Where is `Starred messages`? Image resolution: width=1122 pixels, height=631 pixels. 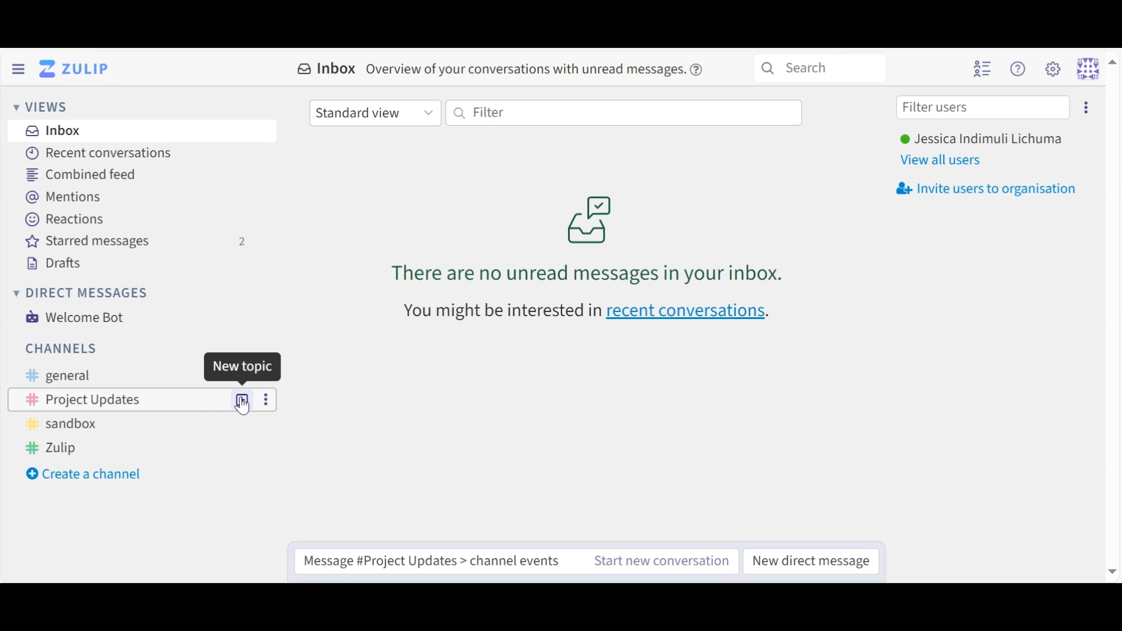 Starred messages is located at coordinates (136, 241).